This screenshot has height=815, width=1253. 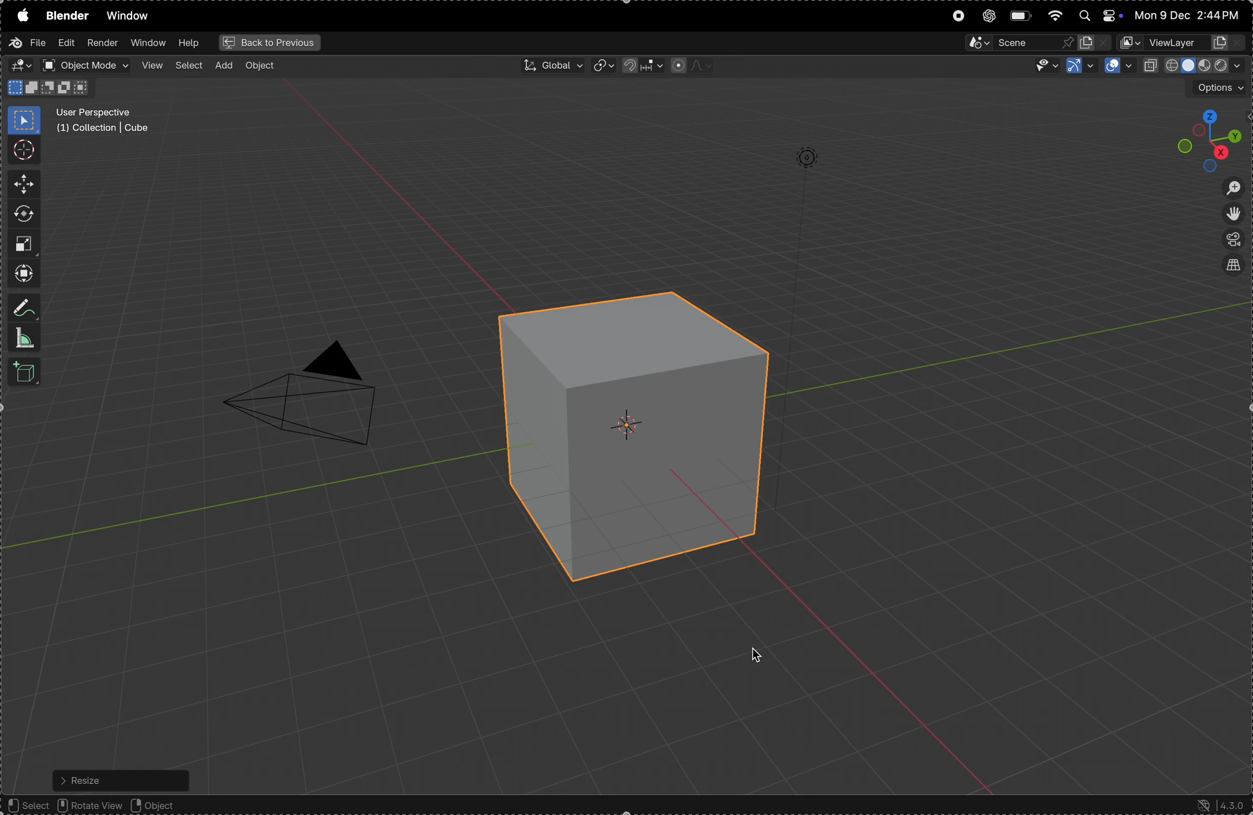 I want to click on render, so click(x=101, y=42).